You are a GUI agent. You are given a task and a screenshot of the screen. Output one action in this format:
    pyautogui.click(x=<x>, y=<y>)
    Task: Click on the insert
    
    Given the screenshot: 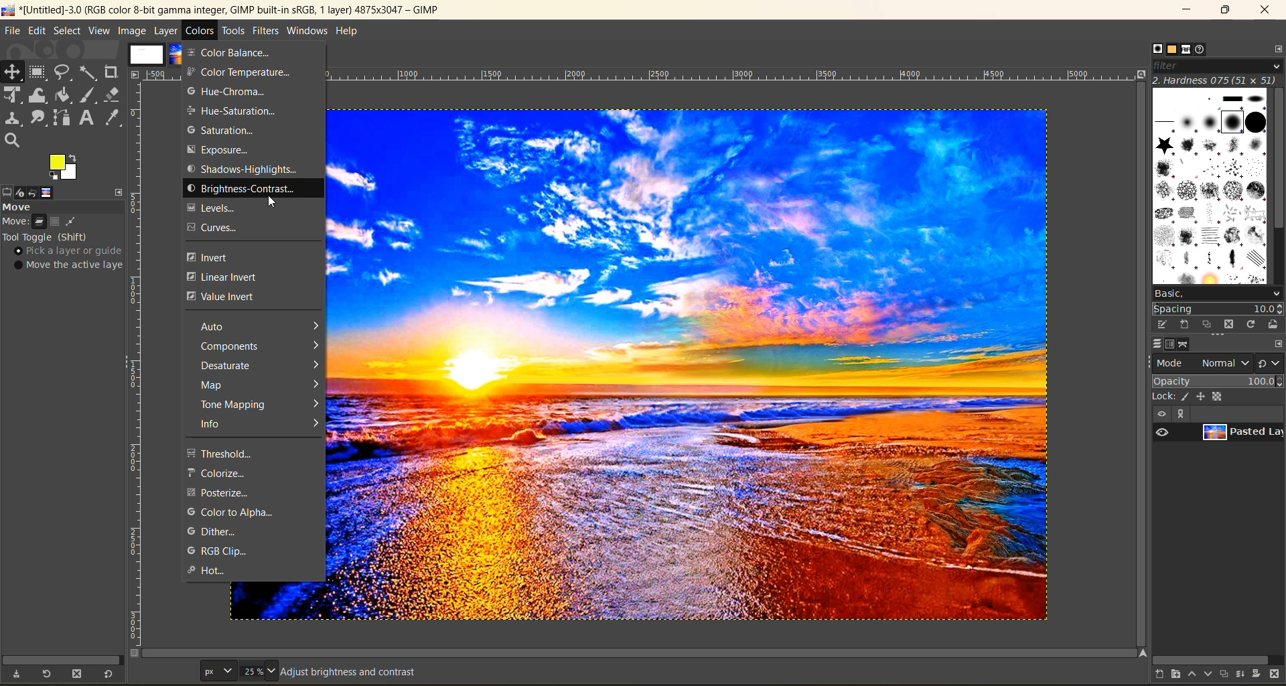 What is the action you would take?
    pyautogui.click(x=218, y=257)
    